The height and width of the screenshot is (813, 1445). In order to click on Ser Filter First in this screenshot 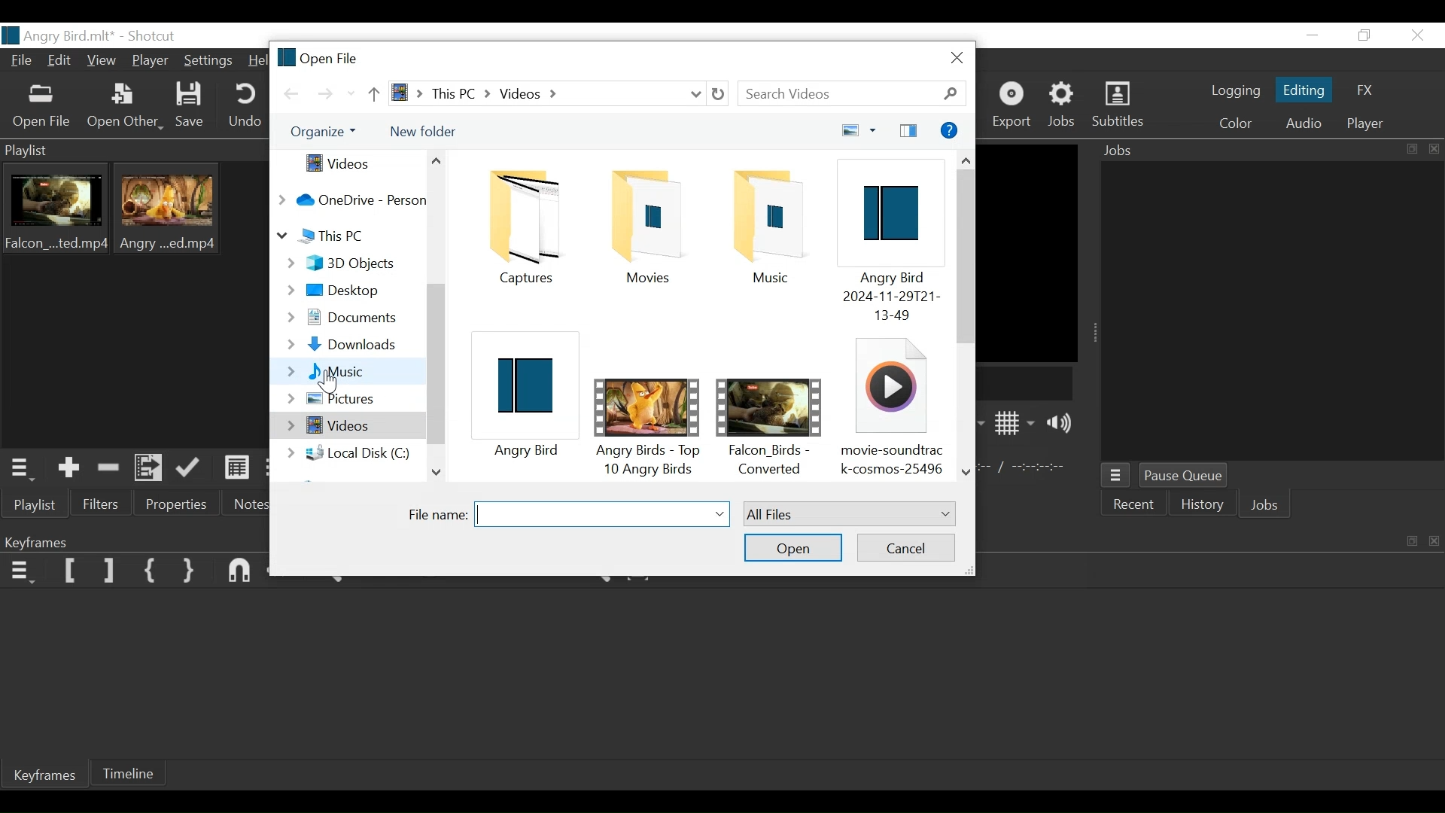, I will do `click(71, 571)`.